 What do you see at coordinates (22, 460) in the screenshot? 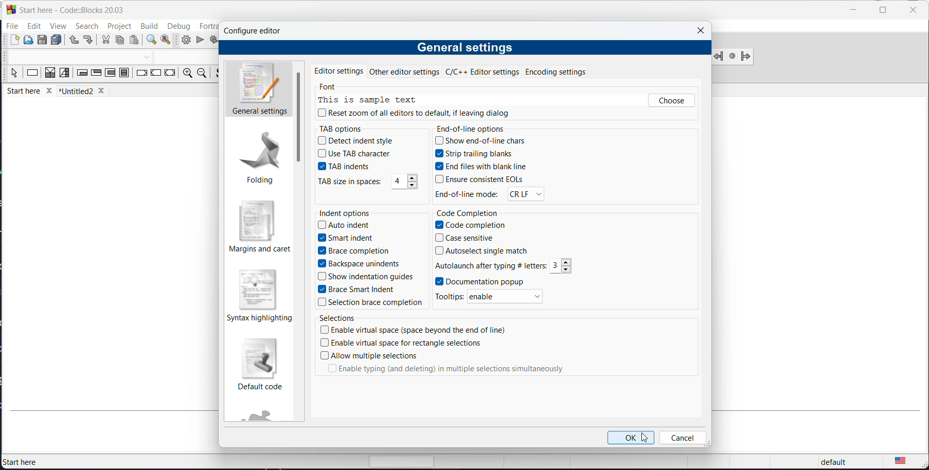
I see `start here` at bounding box center [22, 460].